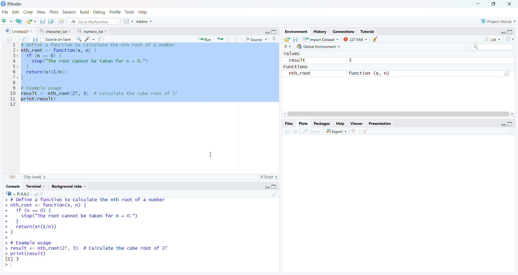 The image size is (518, 275). I want to click on Print, so click(61, 21).